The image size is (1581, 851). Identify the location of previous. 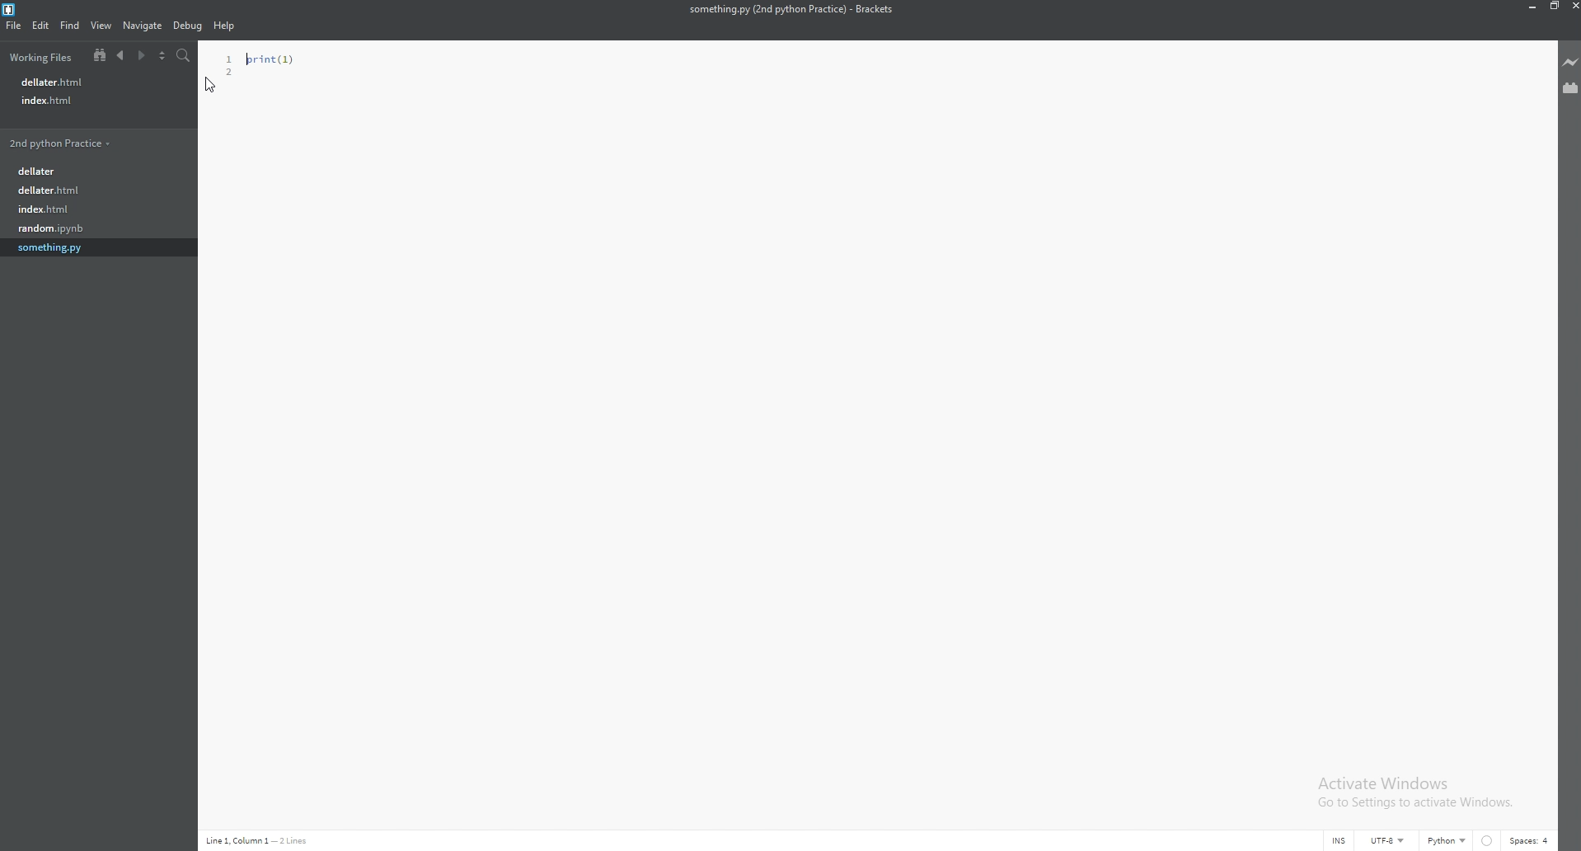
(120, 54).